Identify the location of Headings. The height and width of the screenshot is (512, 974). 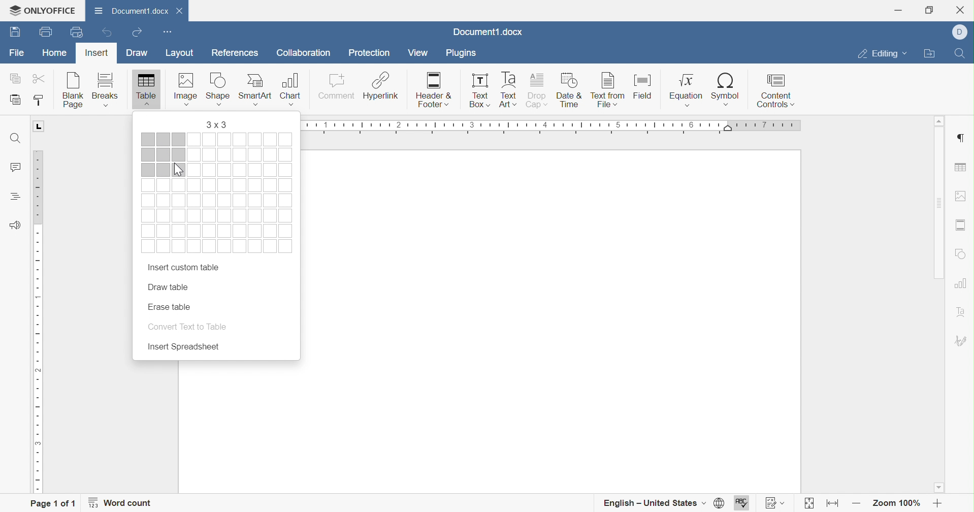
(17, 197).